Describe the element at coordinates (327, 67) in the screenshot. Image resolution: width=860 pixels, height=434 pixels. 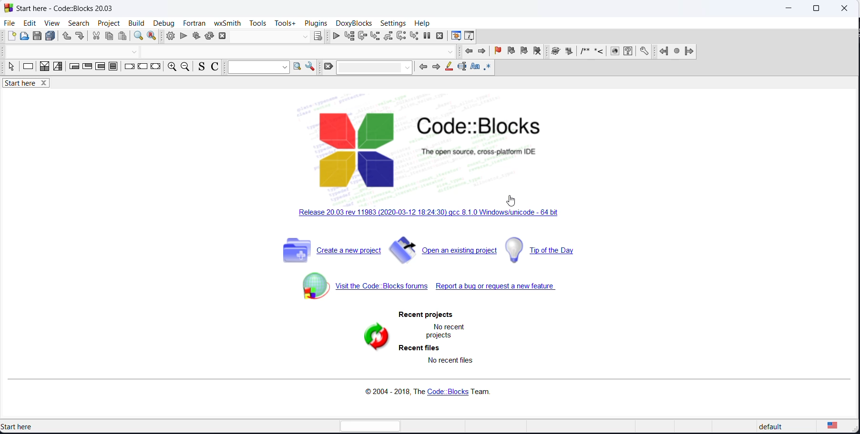
I see `clear` at that location.